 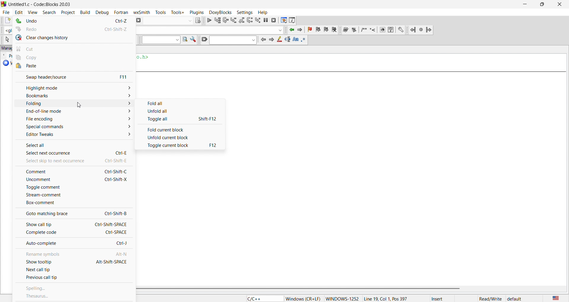 I want to click on tools, so click(x=162, y=12).